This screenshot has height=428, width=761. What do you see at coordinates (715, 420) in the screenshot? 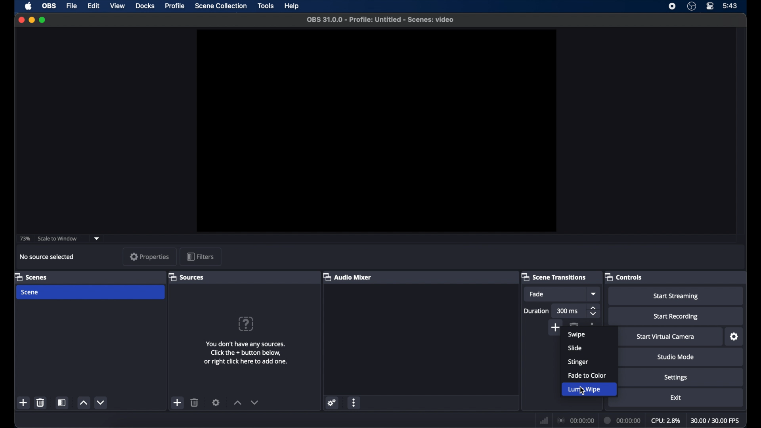
I see `fps` at bounding box center [715, 420].